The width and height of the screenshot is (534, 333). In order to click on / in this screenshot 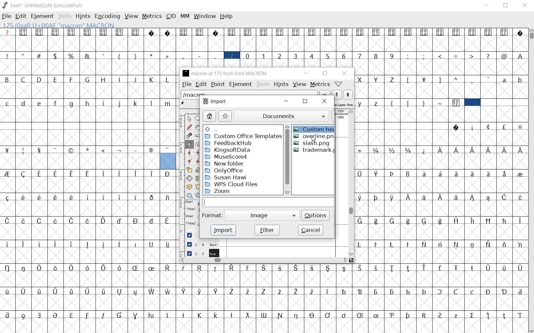, I will do `click(232, 55)`.